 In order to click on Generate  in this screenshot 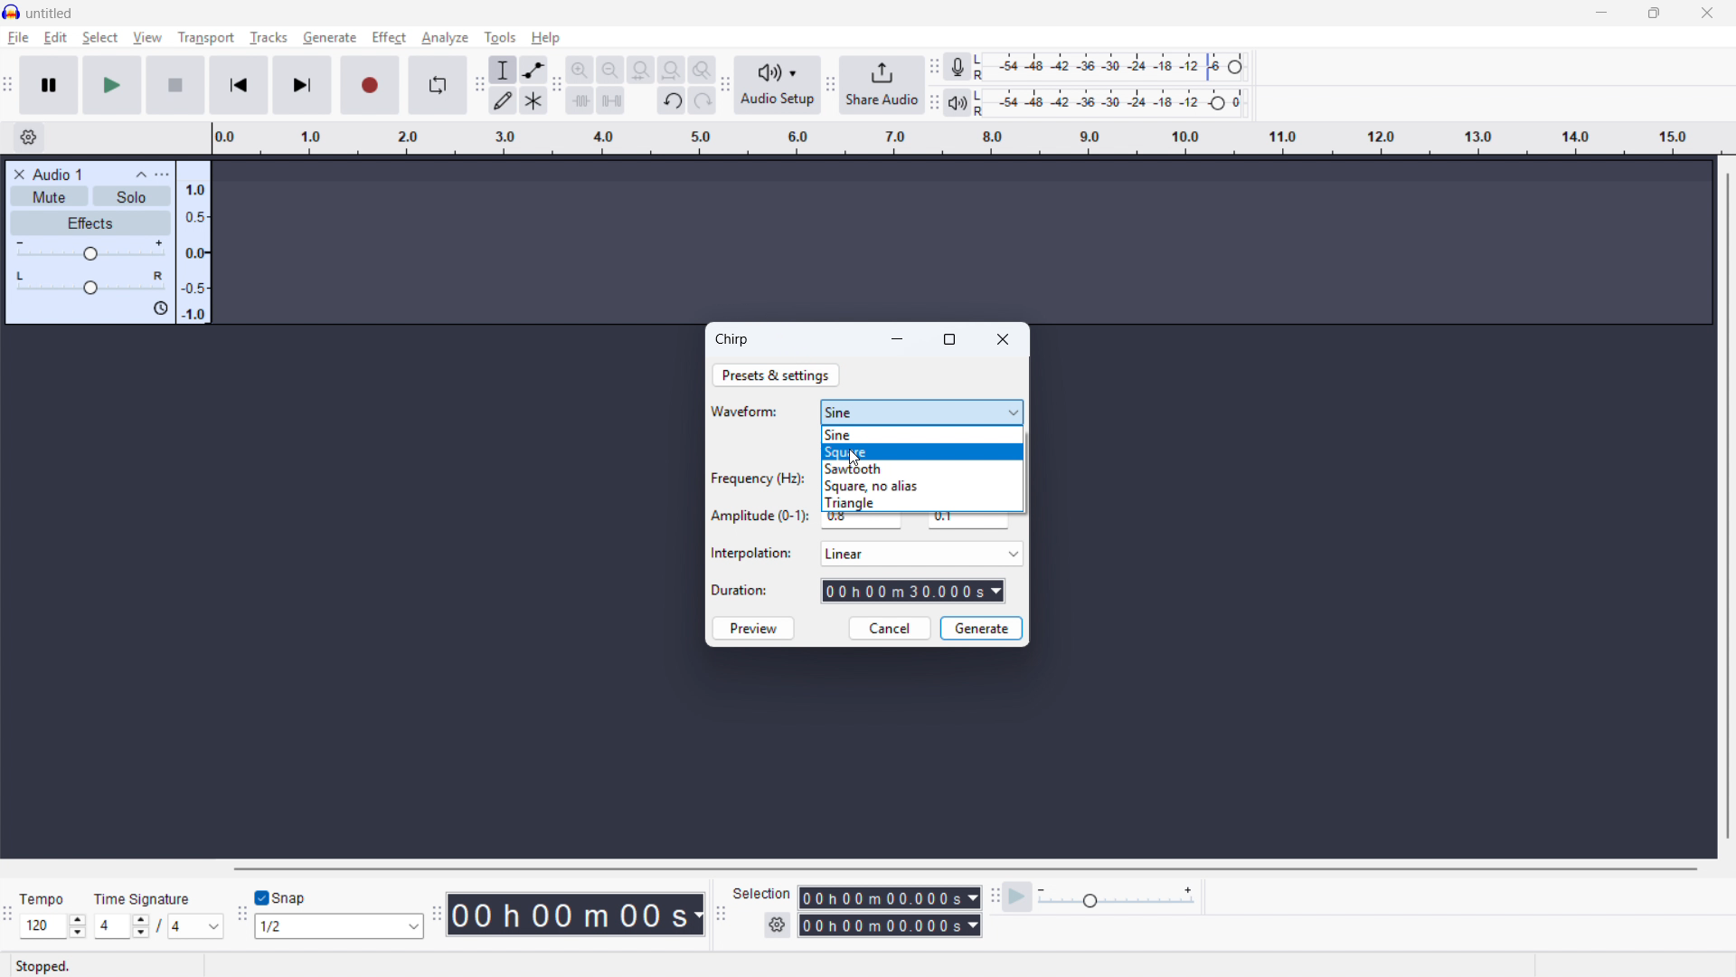, I will do `click(981, 629)`.